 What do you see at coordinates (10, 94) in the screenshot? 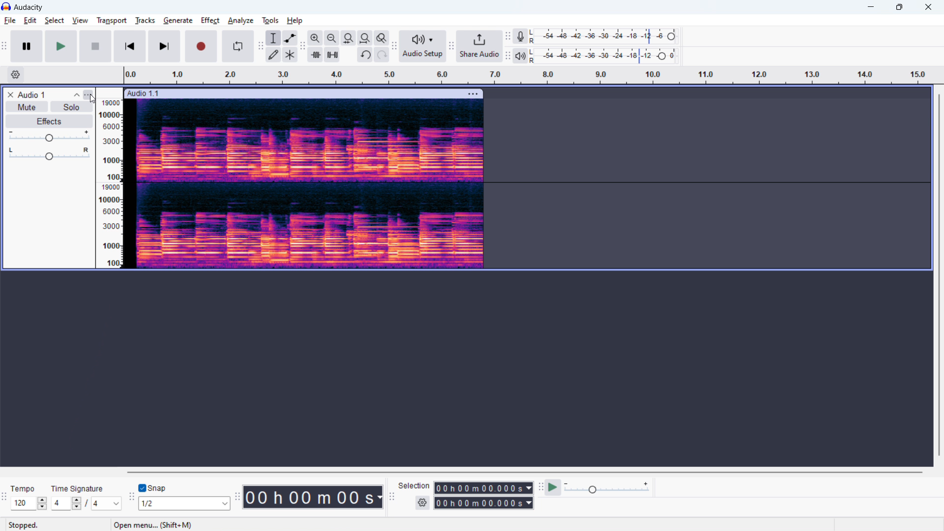
I see `remove track` at bounding box center [10, 94].